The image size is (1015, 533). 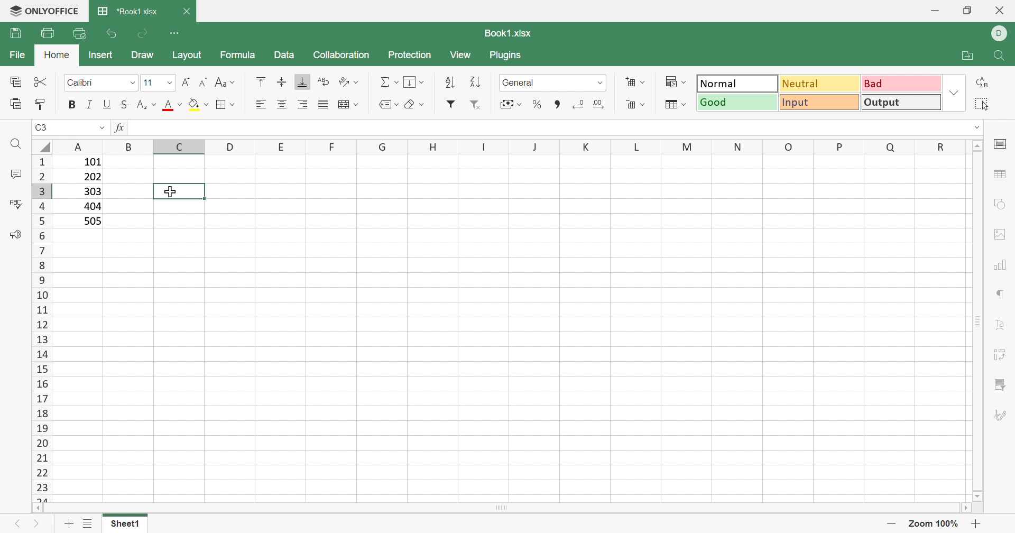 What do you see at coordinates (16, 82) in the screenshot?
I see `Copy` at bounding box center [16, 82].